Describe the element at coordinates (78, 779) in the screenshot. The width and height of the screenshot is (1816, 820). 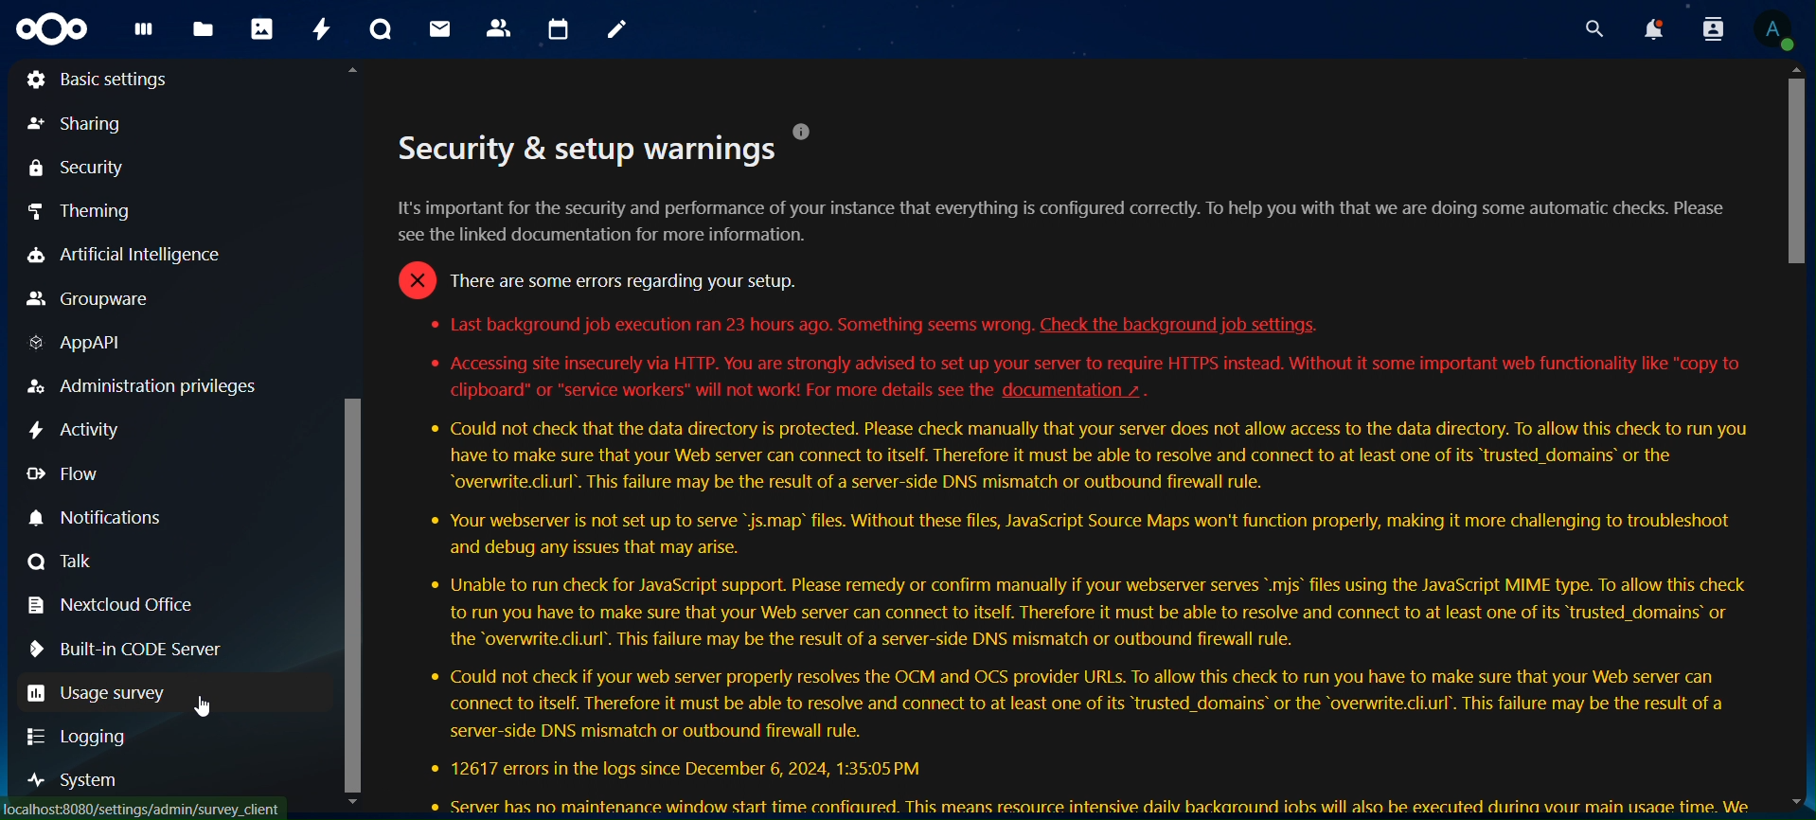
I see `system` at that location.